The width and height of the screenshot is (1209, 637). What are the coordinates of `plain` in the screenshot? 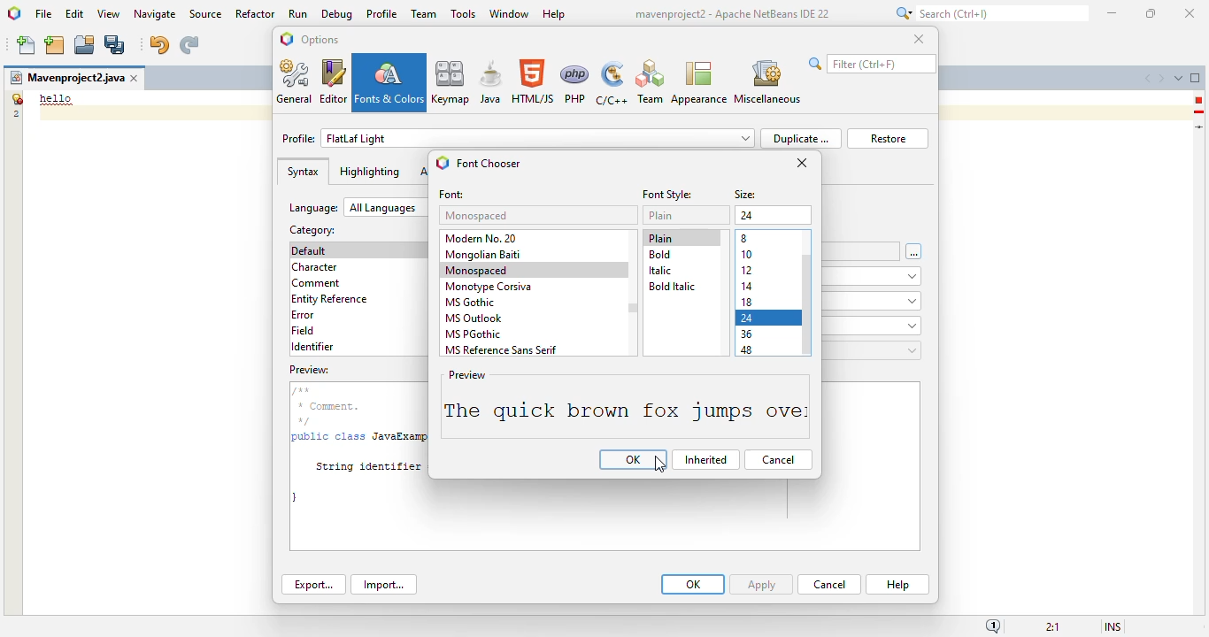 It's located at (661, 215).